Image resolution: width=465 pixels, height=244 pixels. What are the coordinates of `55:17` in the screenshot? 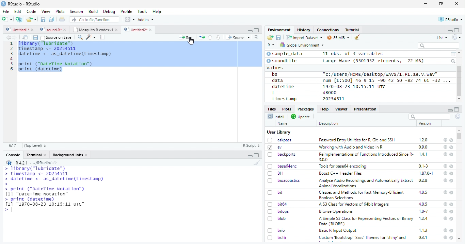 It's located at (13, 145).